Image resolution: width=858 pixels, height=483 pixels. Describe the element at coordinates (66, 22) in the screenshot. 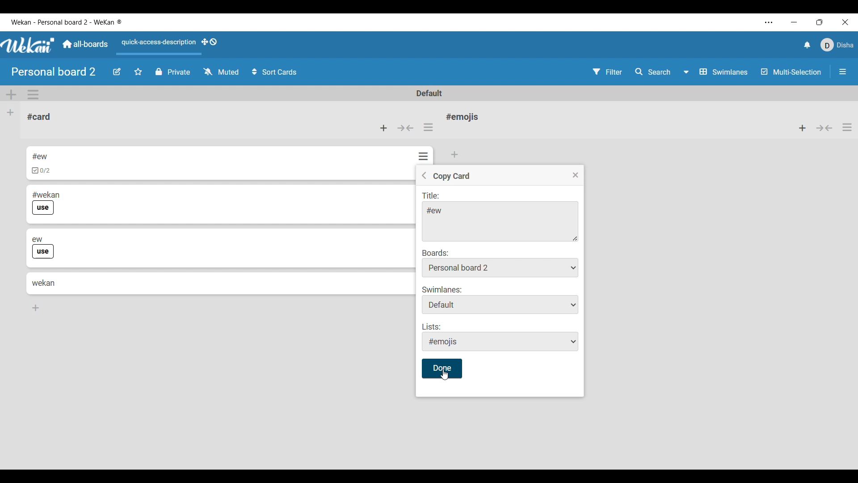

I see `Software name and board name` at that location.